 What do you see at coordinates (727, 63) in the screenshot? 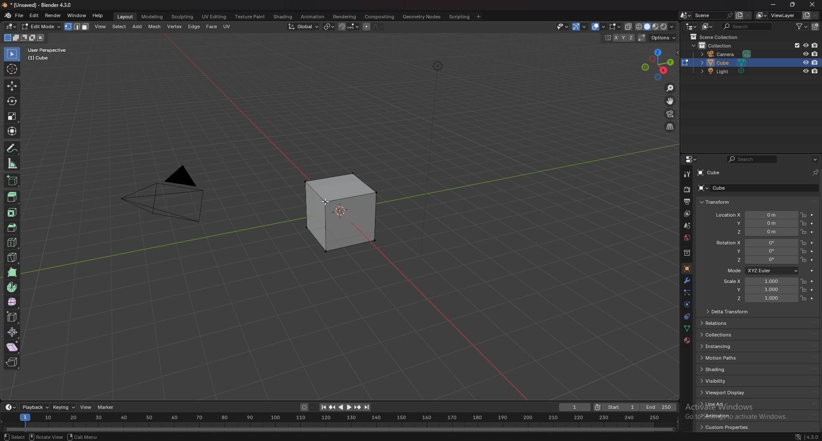
I see `cube` at bounding box center [727, 63].